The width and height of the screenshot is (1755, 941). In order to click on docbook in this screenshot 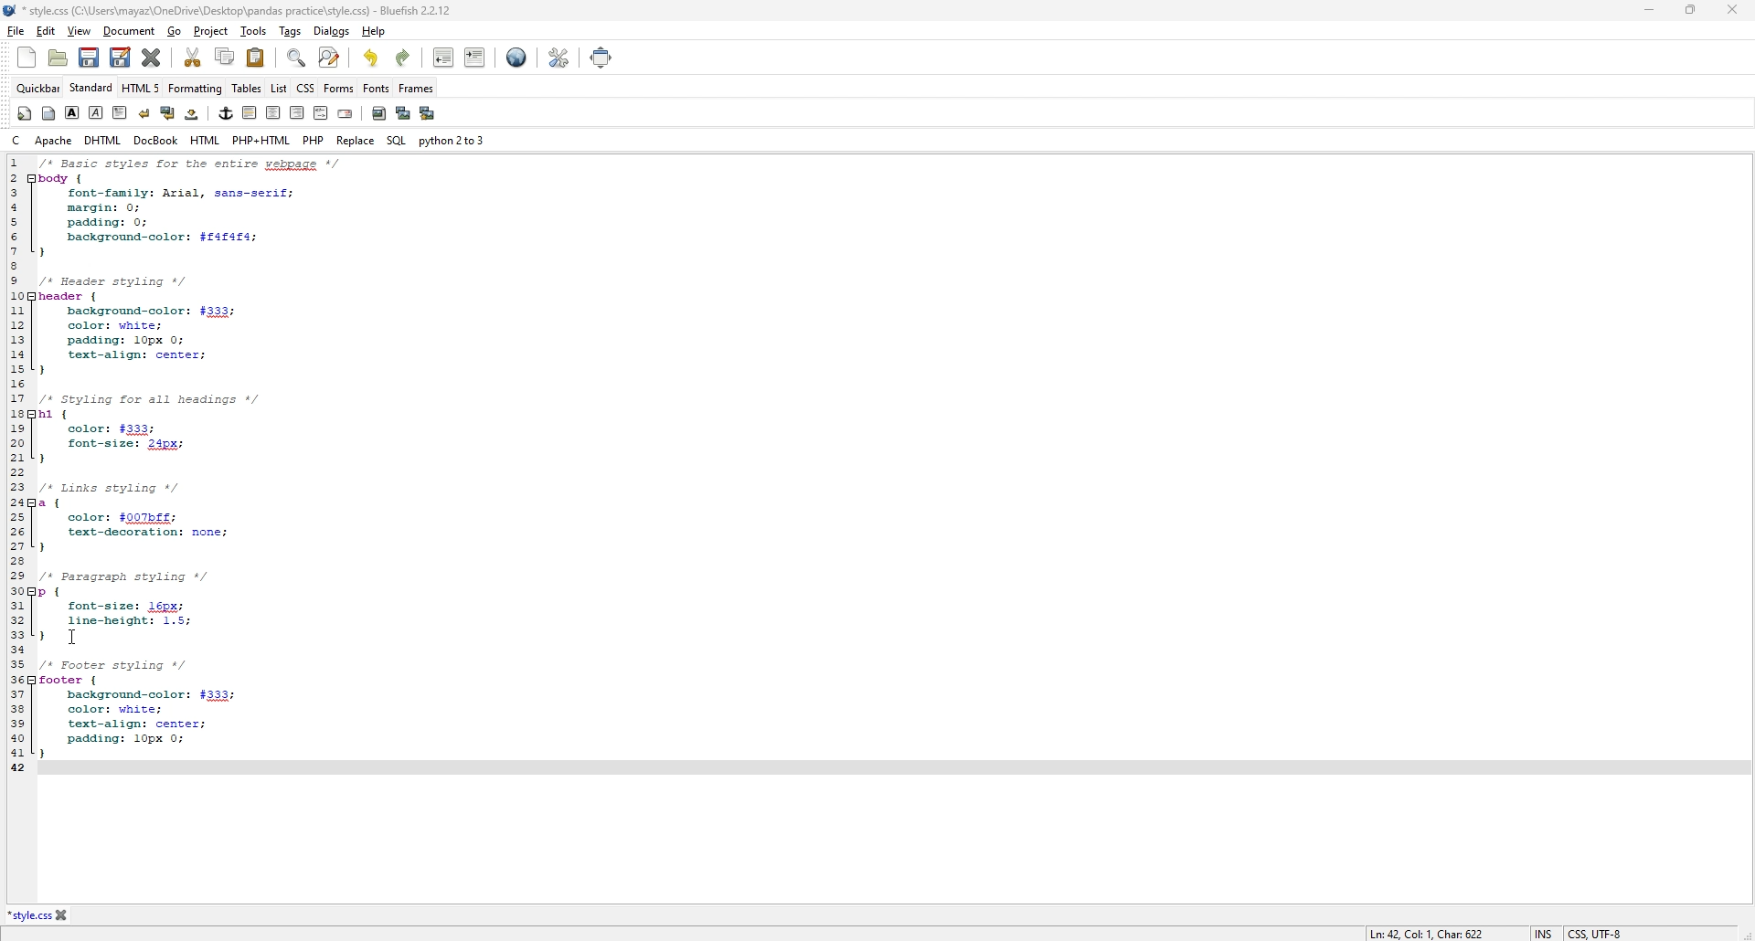, I will do `click(158, 140)`.